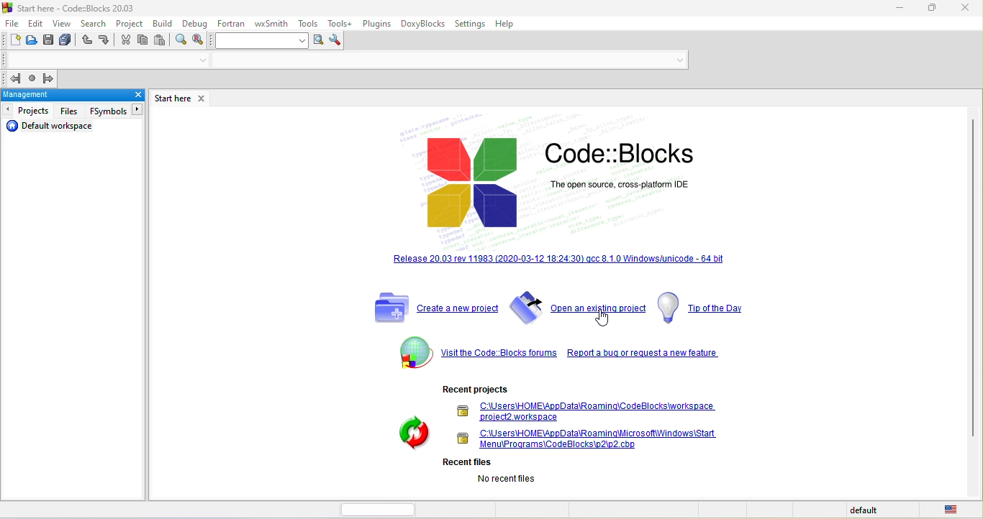 Image resolution: width=983 pixels, height=519 pixels. What do you see at coordinates (645, 353) in the screenshot?
I see `report a bug or request a new feature` at bounding box center [645, 353].